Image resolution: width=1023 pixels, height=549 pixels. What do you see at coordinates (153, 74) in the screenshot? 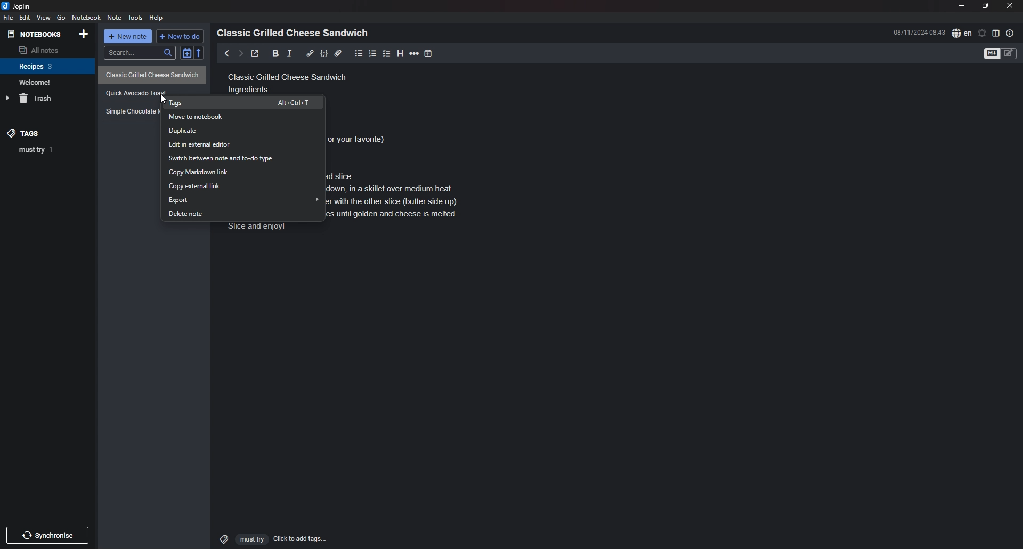
I see `Classic Grilled Cheese Sandwich` at bounding box center [153, 74].